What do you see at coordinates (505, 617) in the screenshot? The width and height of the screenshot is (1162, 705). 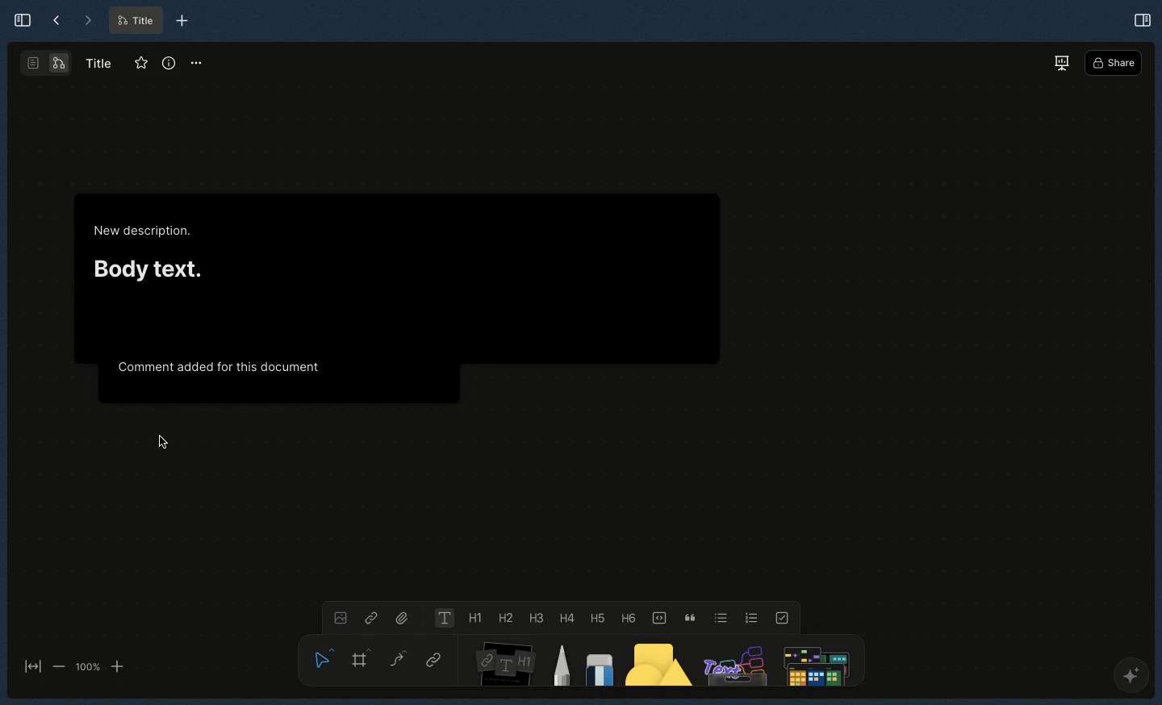 I see `Heading 2` at bounding box center [505, 617].